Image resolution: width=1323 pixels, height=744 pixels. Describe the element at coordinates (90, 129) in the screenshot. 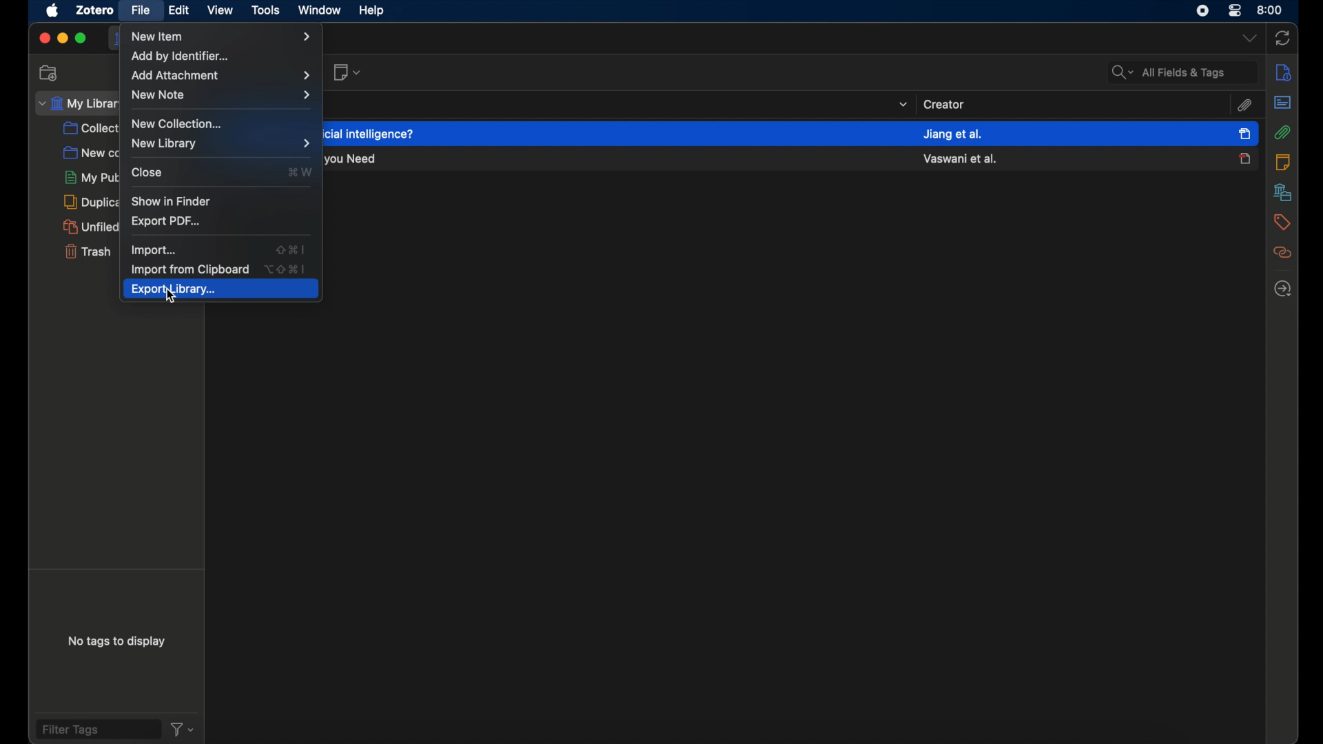

I see `collection` at that location.